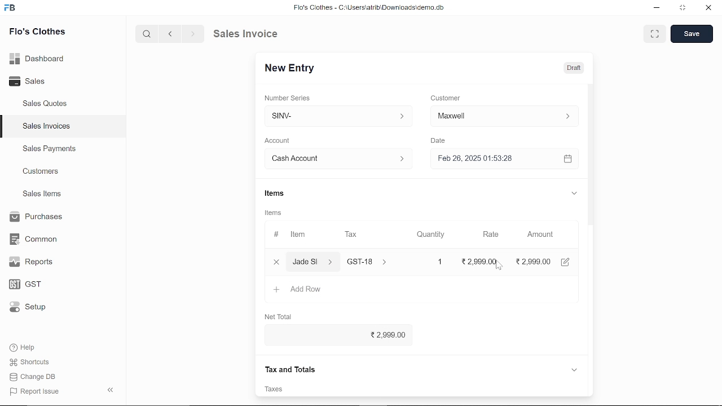 The width and height of the screenshot is (722, 406). I want to click on Number Series, so click(289, 98).